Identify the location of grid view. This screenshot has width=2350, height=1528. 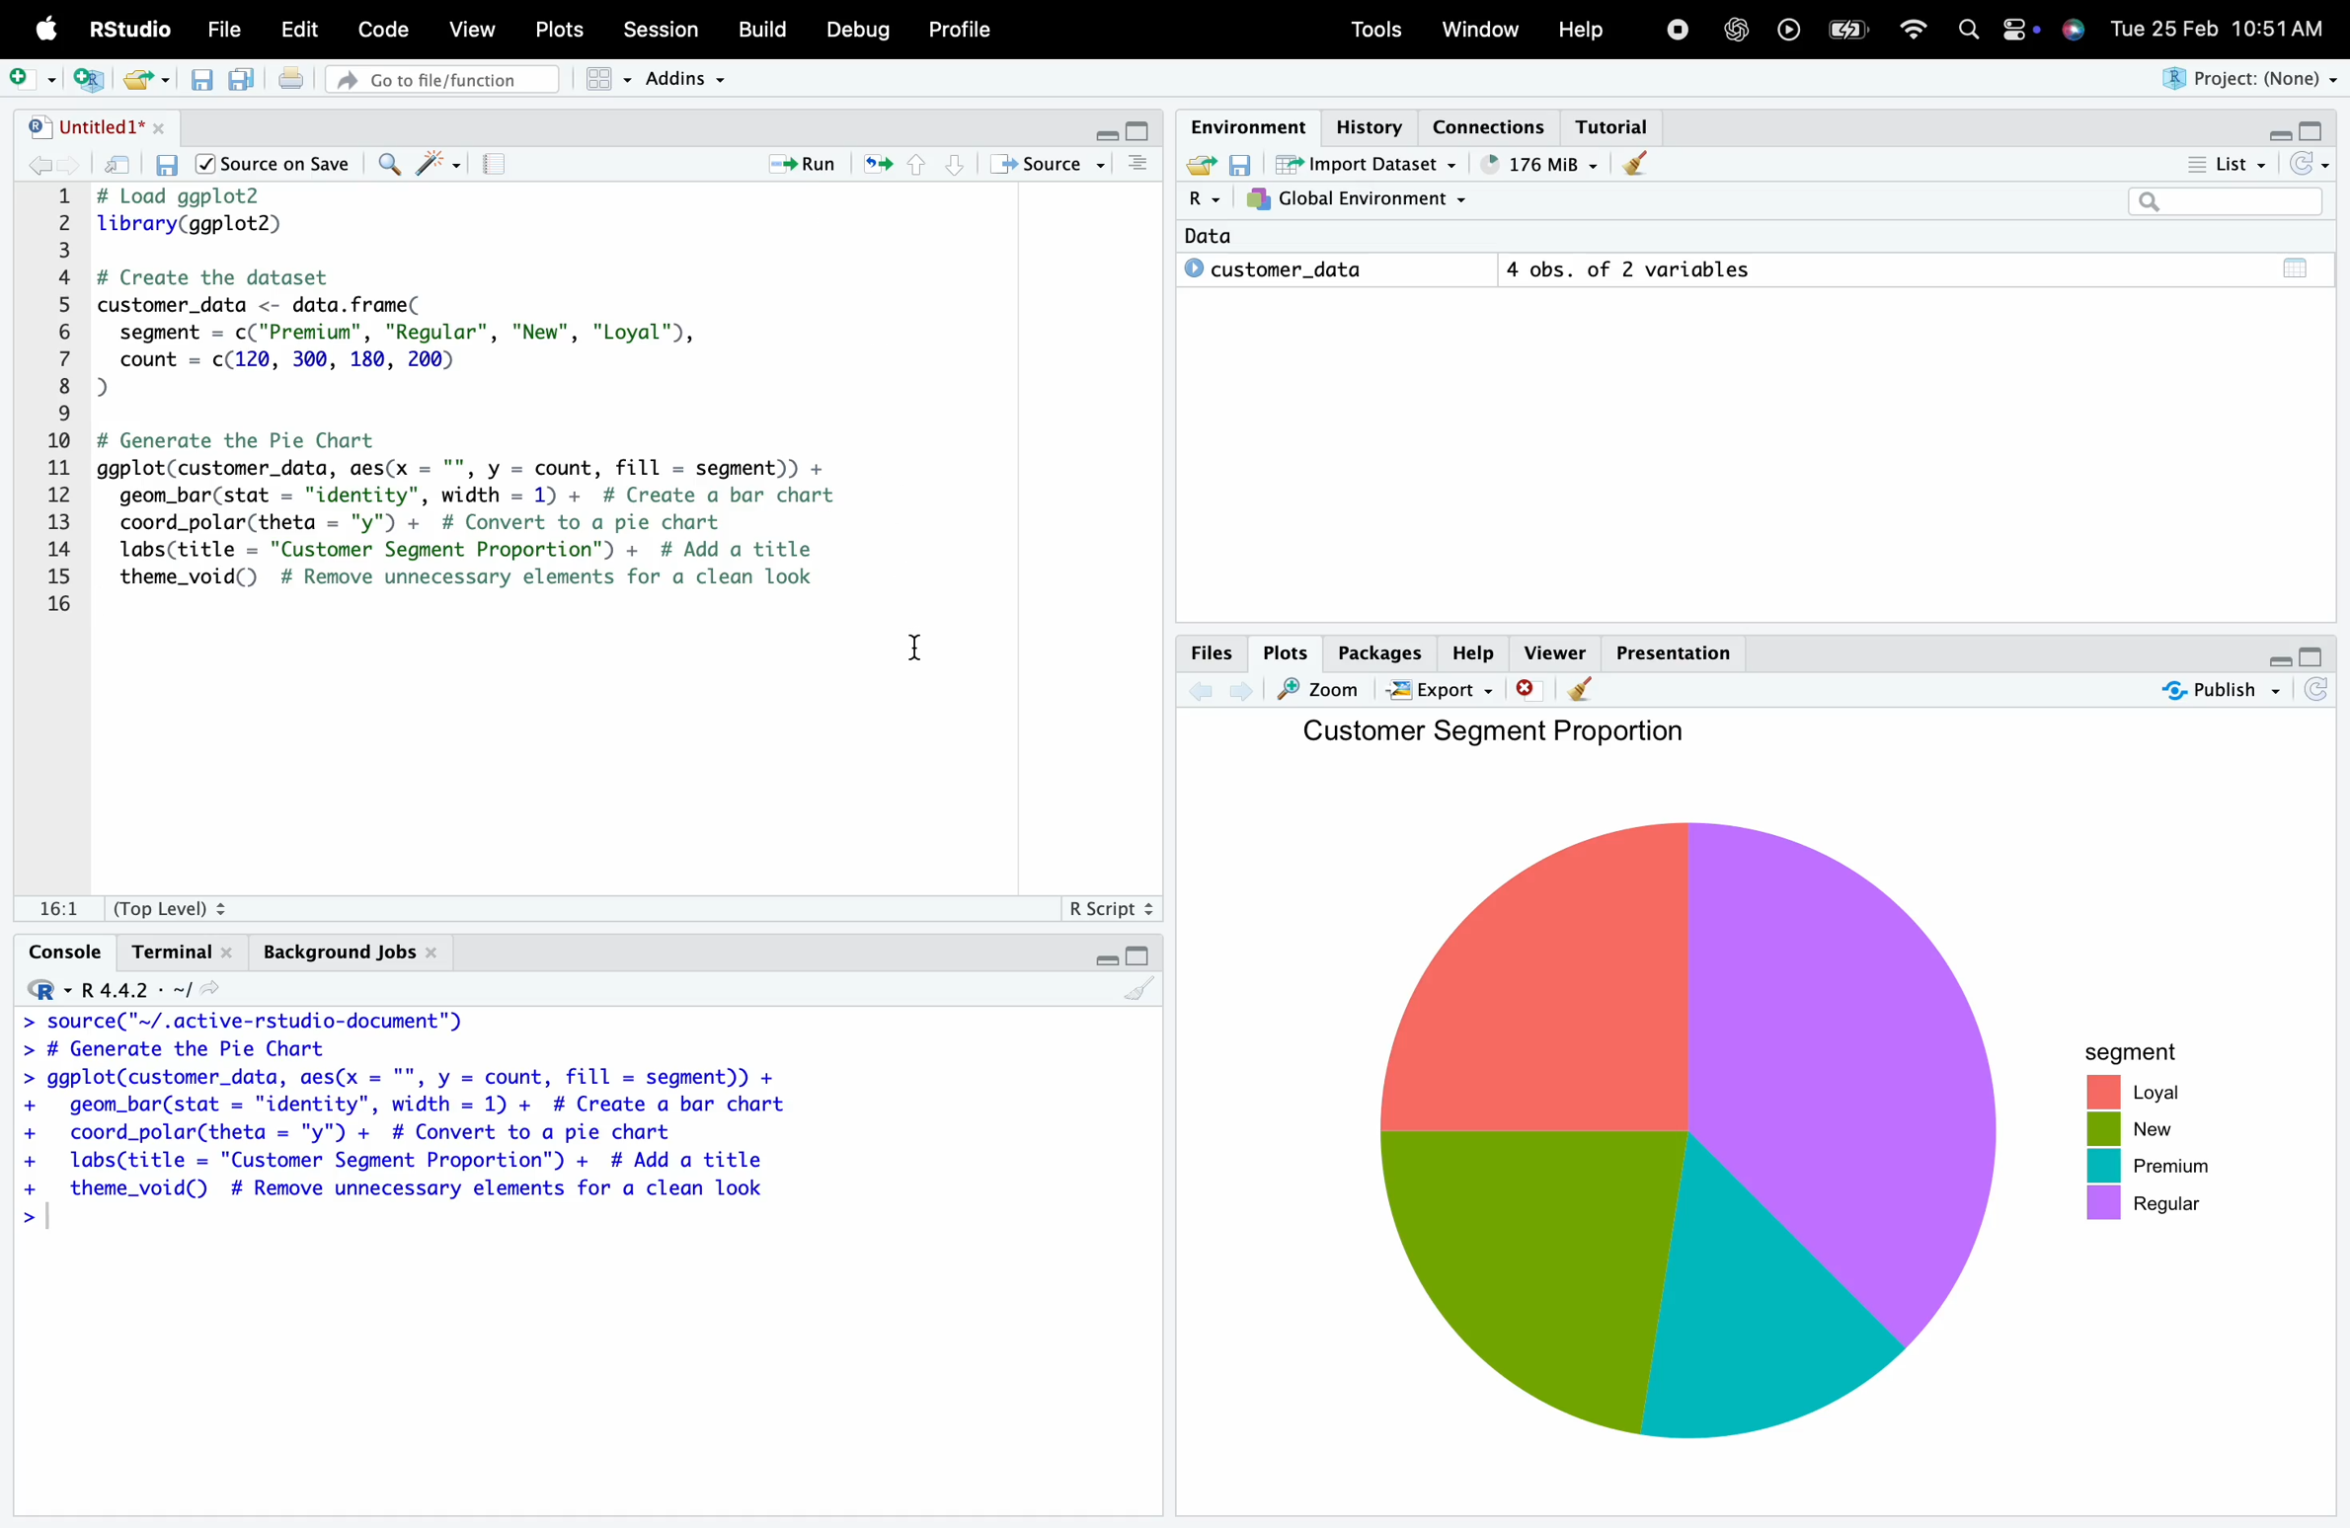
(600, 83).